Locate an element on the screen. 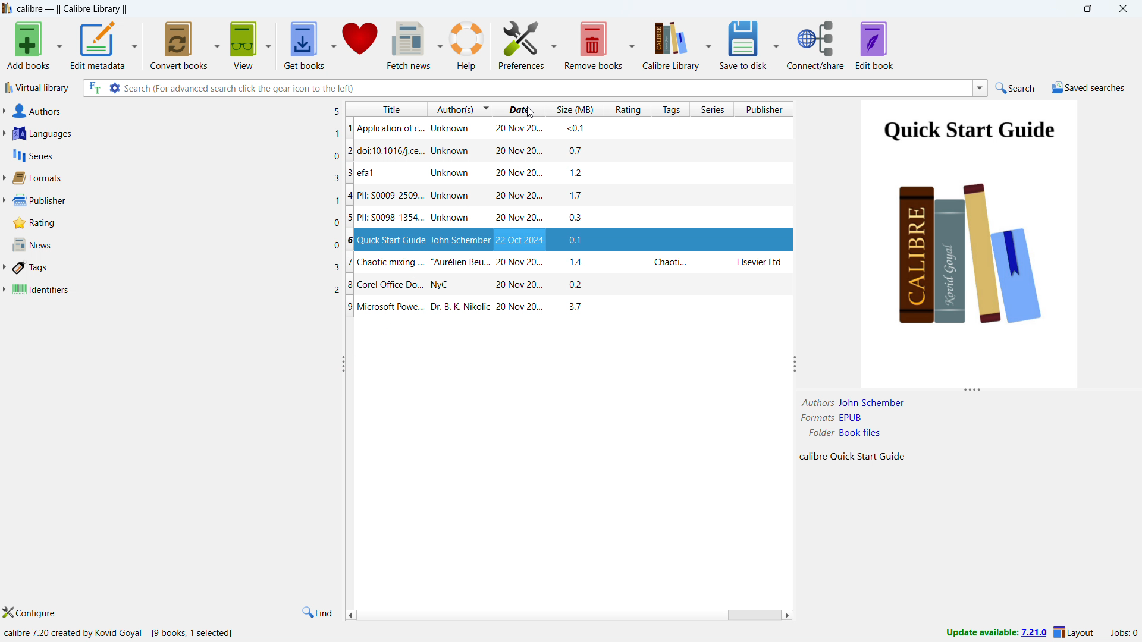 Image resolution: width=1142 pixels, height=642 pixels. Folder is located at coordinates (821, 433).